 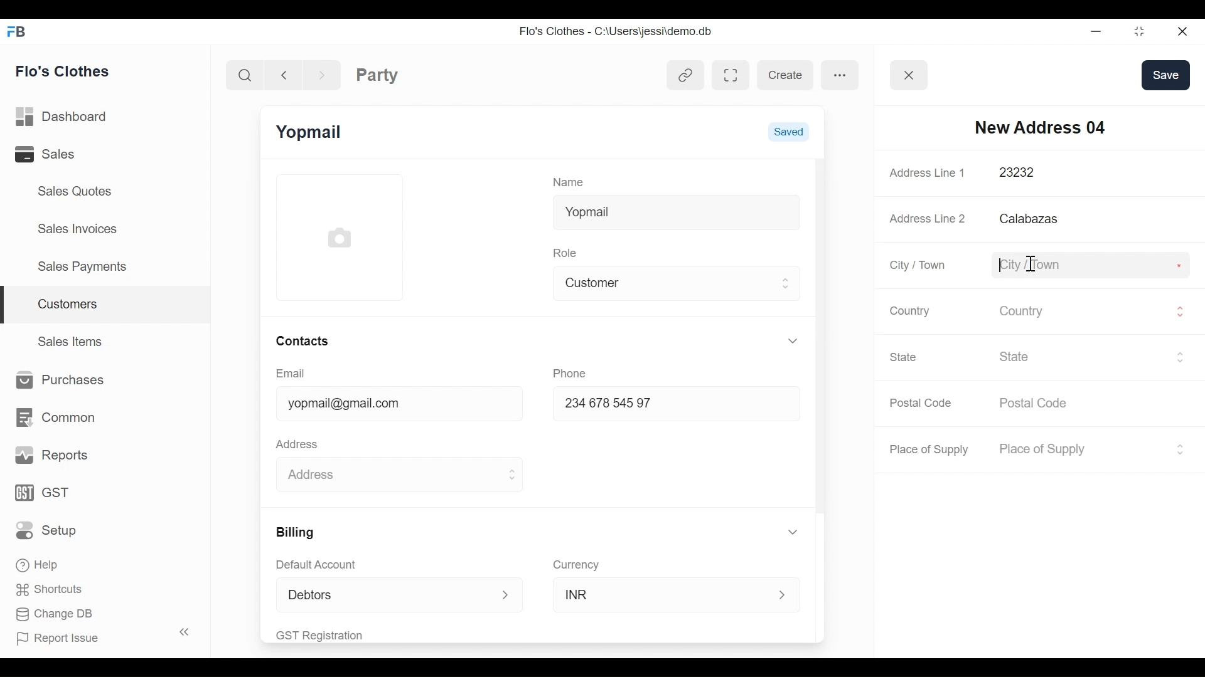 I want to click on Postal Code, so click(x=1041, y=404).